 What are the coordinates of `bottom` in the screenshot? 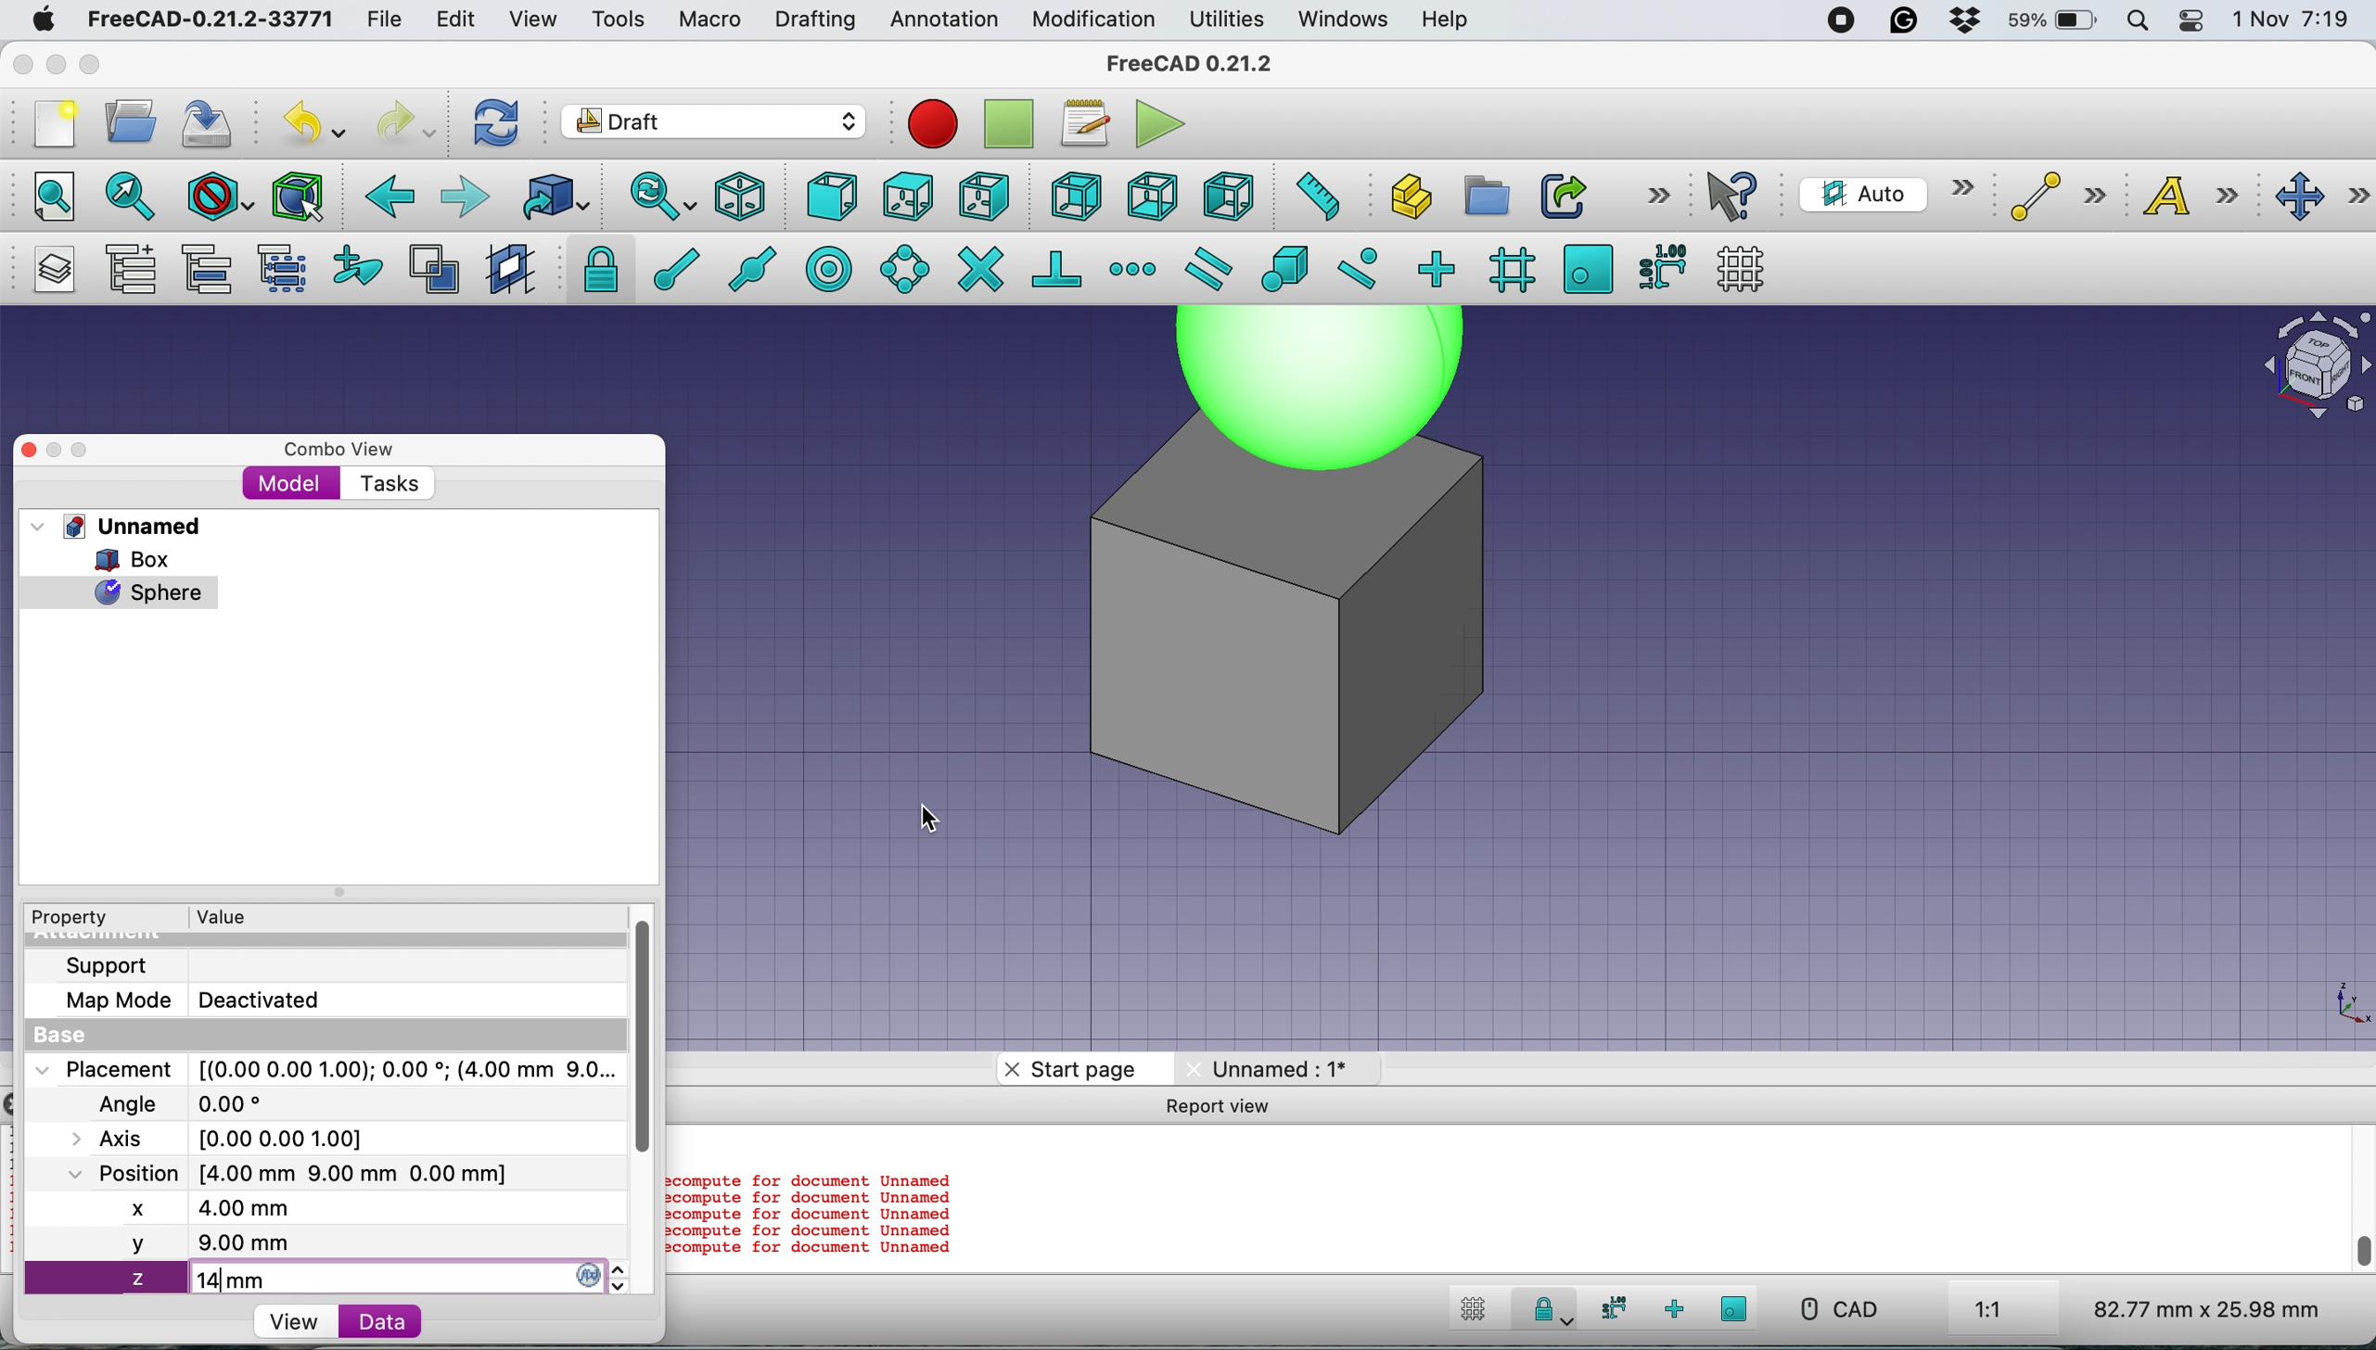 It's located at (1152, 197).